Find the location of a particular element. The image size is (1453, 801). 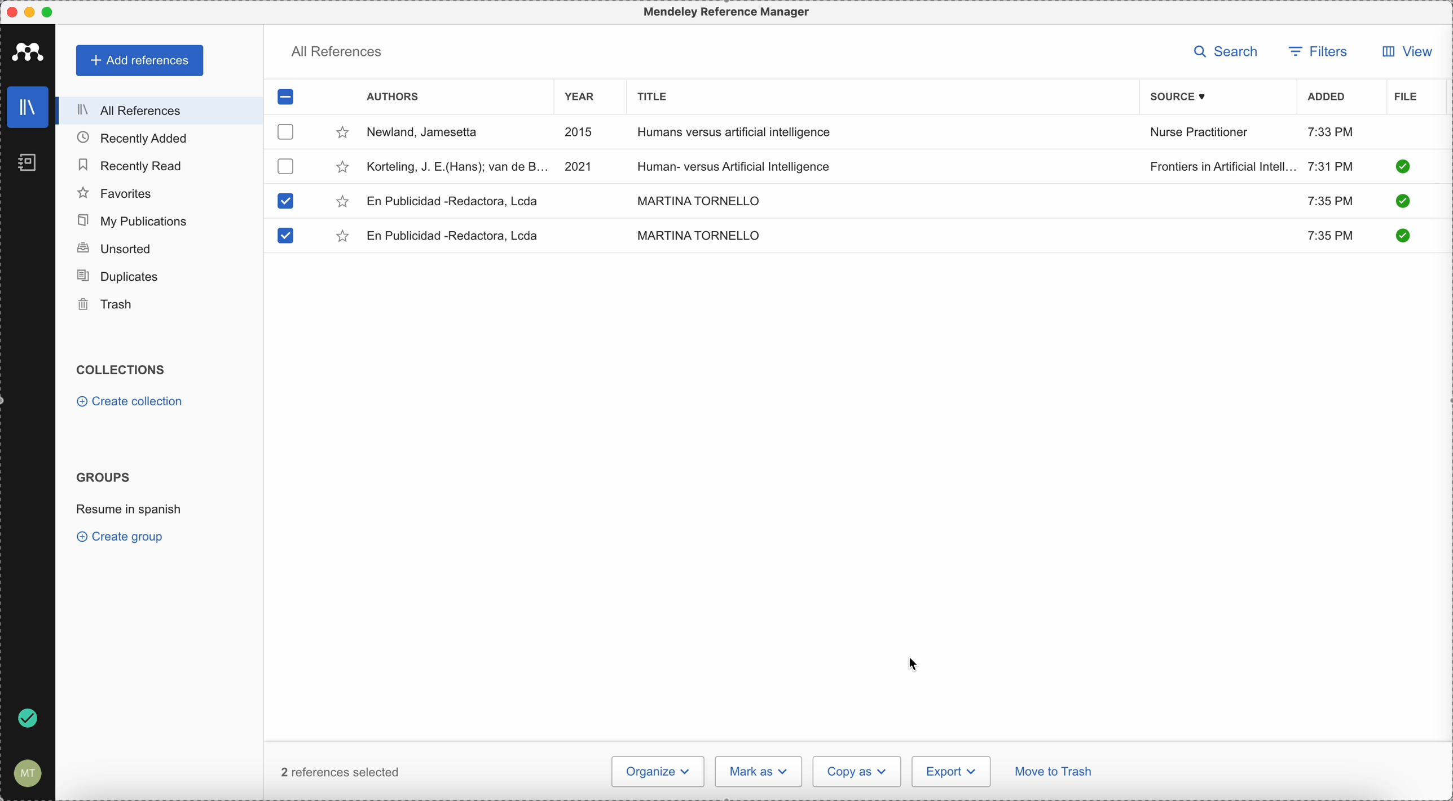

checkbox is located at coordinates (284, 166).